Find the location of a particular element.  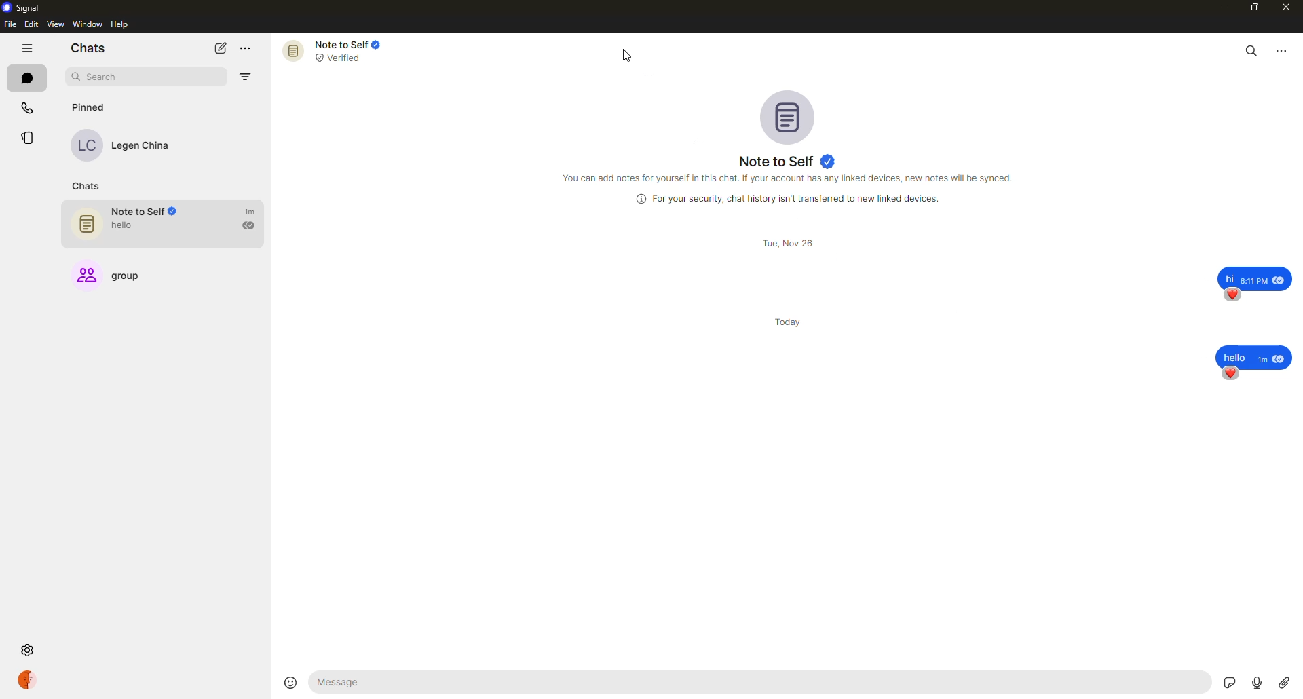

message is located at coordinates (1256, 276).